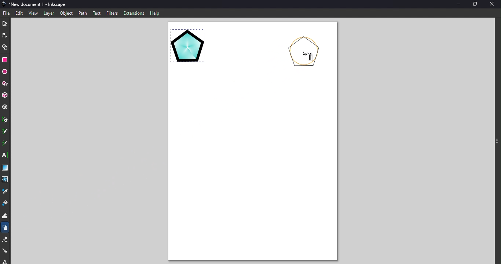  What do you see at coordinates (5, 120) in the screenshot?
I see `Pen tool` at bounding box center [5, 120].